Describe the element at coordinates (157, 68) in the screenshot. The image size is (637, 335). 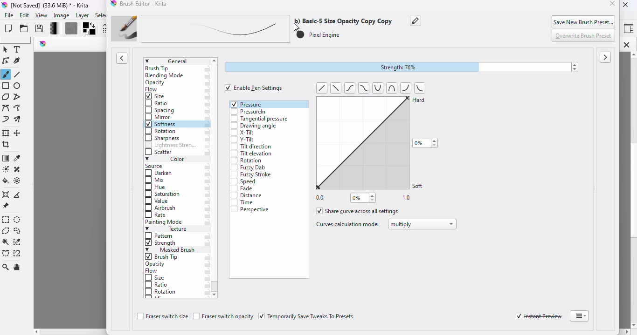
I see `brush tip` at that location.